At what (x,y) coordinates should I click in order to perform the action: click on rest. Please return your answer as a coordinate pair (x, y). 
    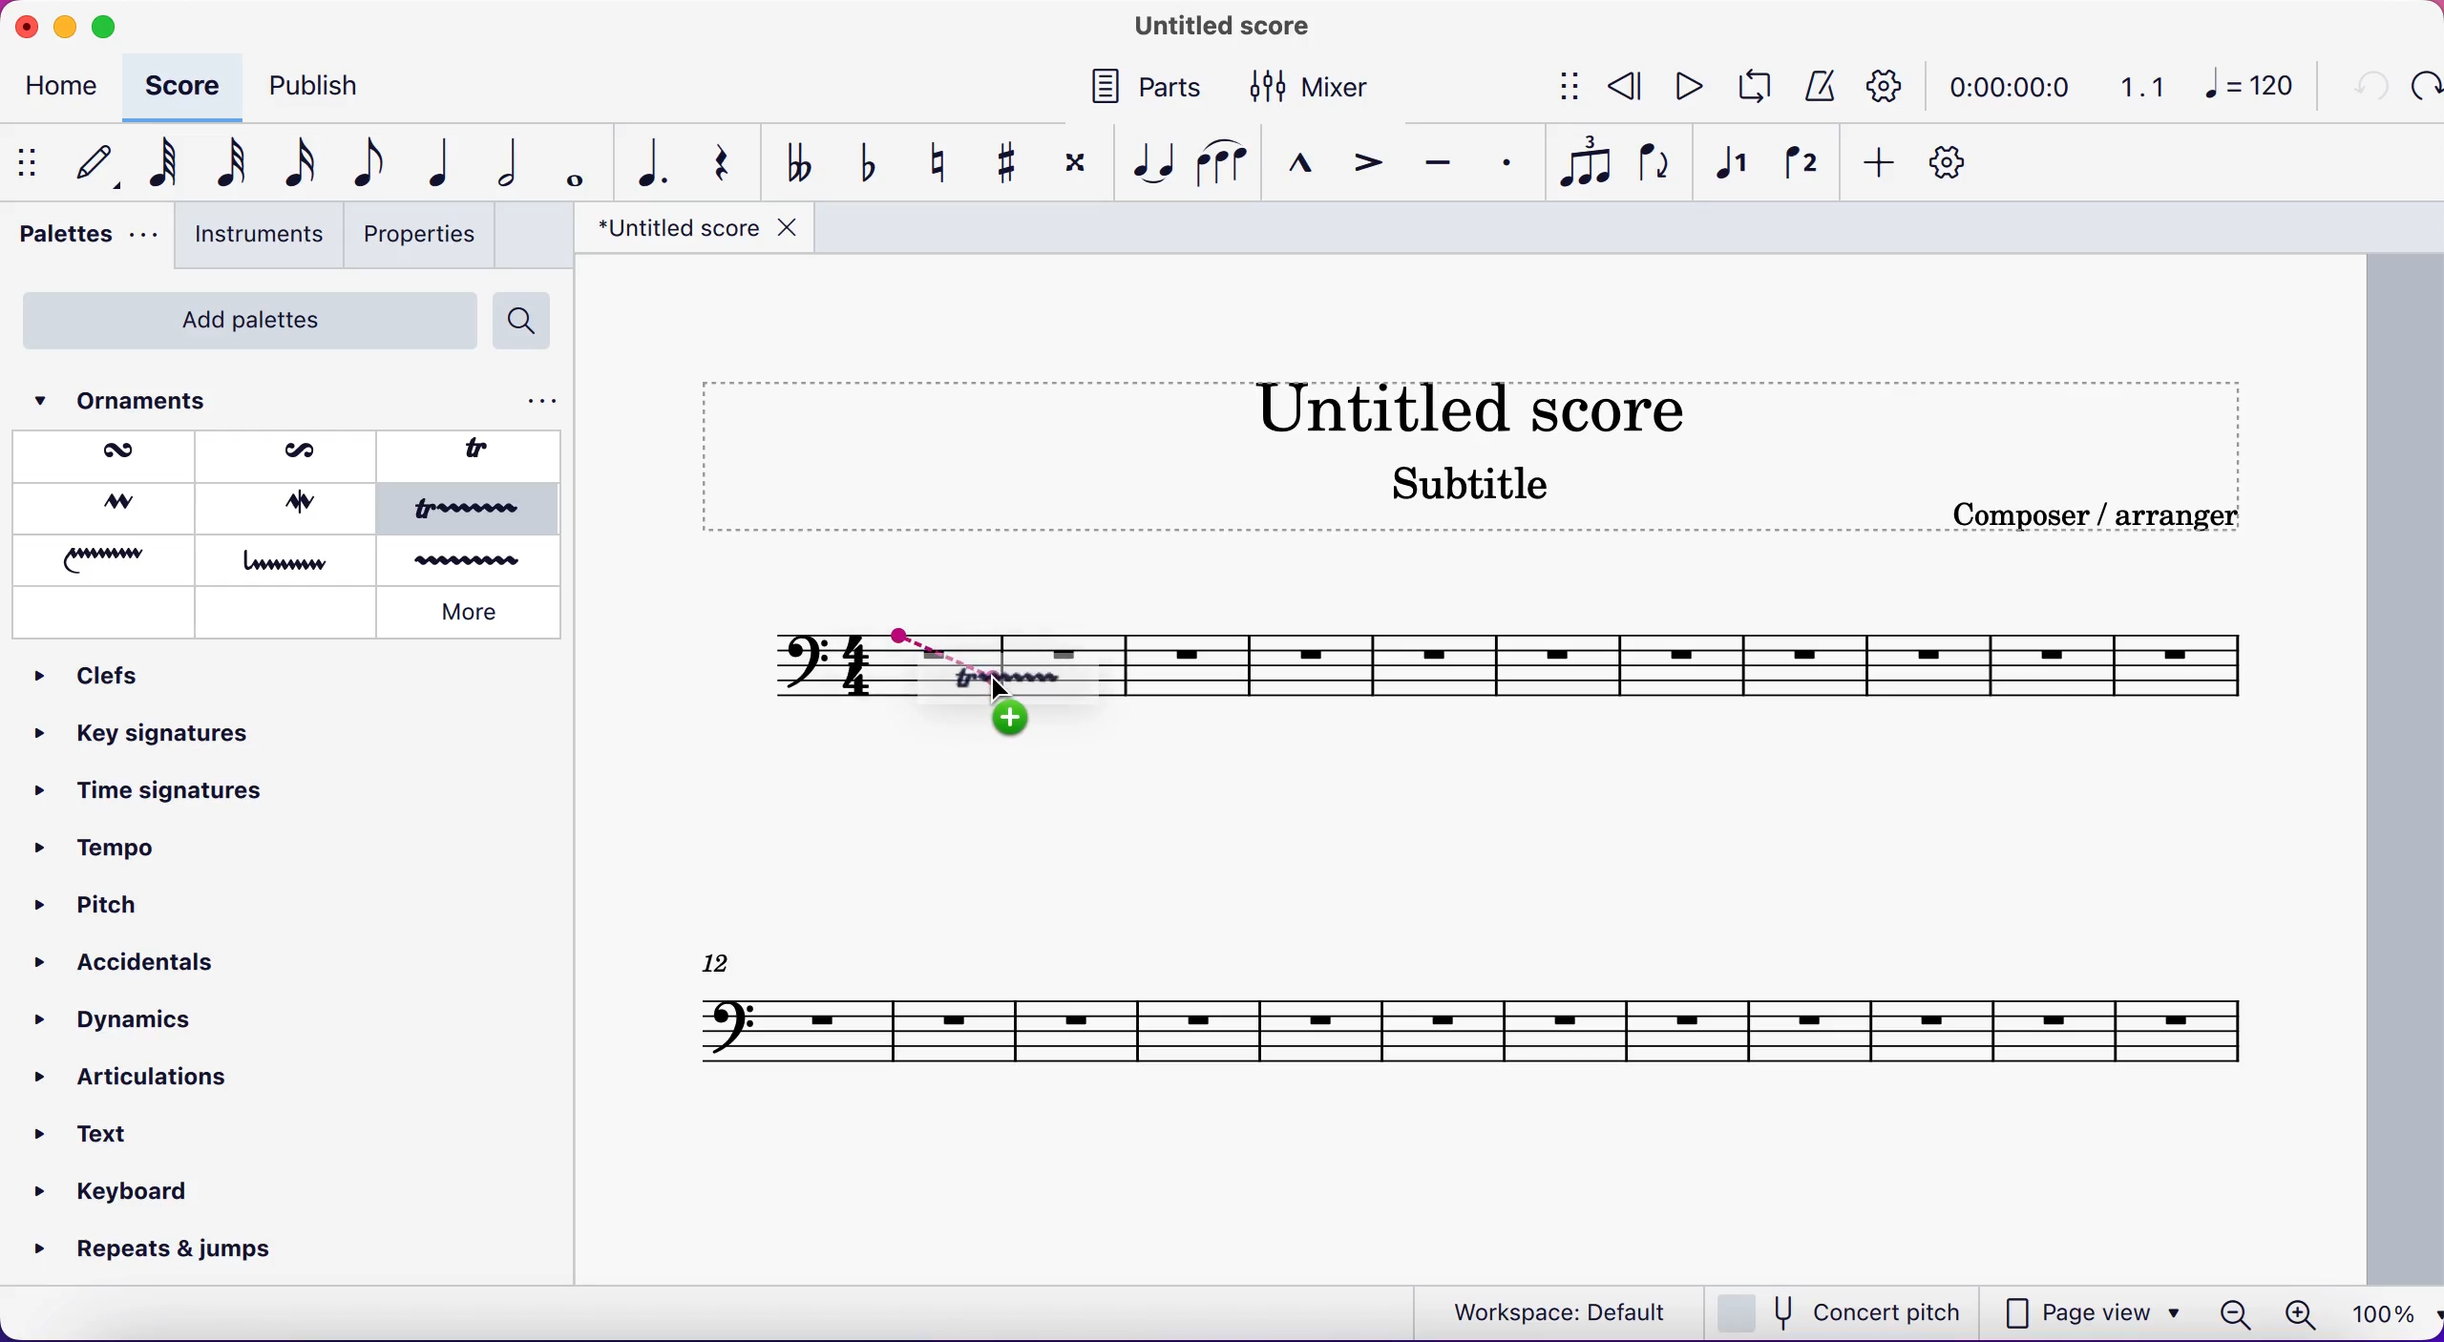
    Looking at the image, I should click on (721, 162).